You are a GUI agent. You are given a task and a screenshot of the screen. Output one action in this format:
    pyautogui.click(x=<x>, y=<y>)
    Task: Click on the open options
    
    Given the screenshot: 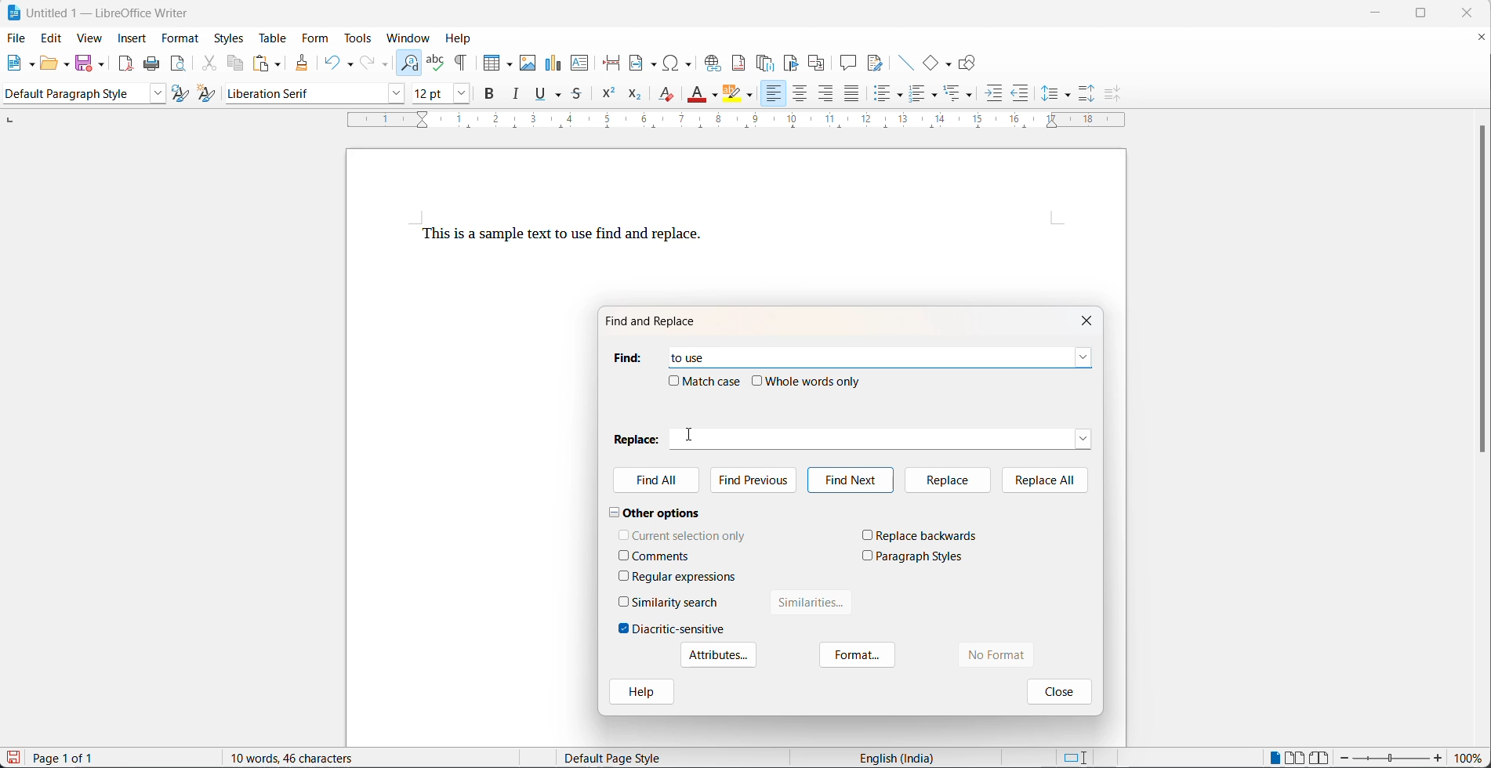 What is the action you would take?
    pyautogui.click(x=67, y=63)
    